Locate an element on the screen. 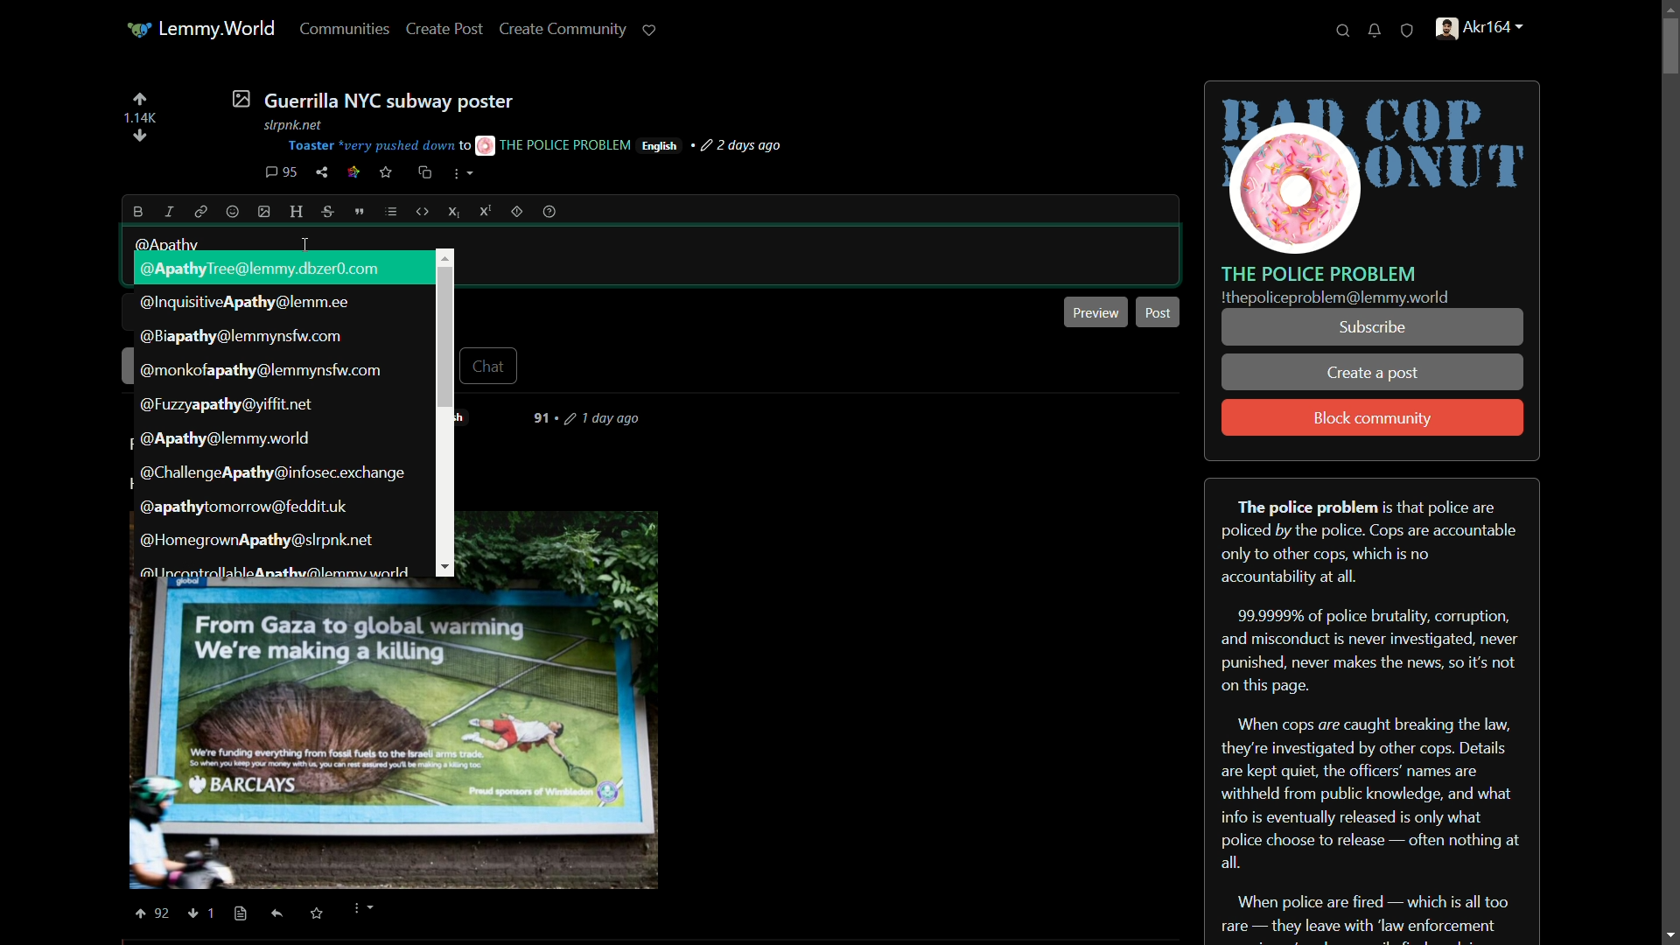  suggestion-6 is located at coordinates (224, 438).